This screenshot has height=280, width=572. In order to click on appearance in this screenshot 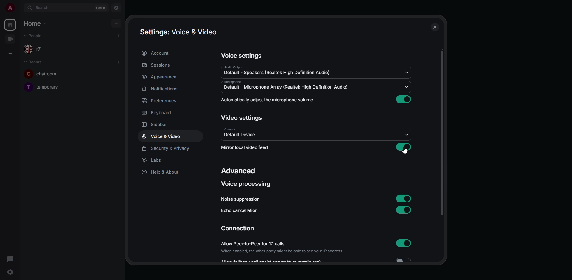, I will do `click(160, 78)`.